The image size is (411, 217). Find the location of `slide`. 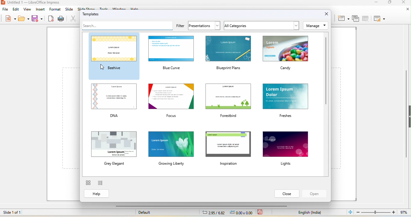

slide is located at coordinates (70, 9).